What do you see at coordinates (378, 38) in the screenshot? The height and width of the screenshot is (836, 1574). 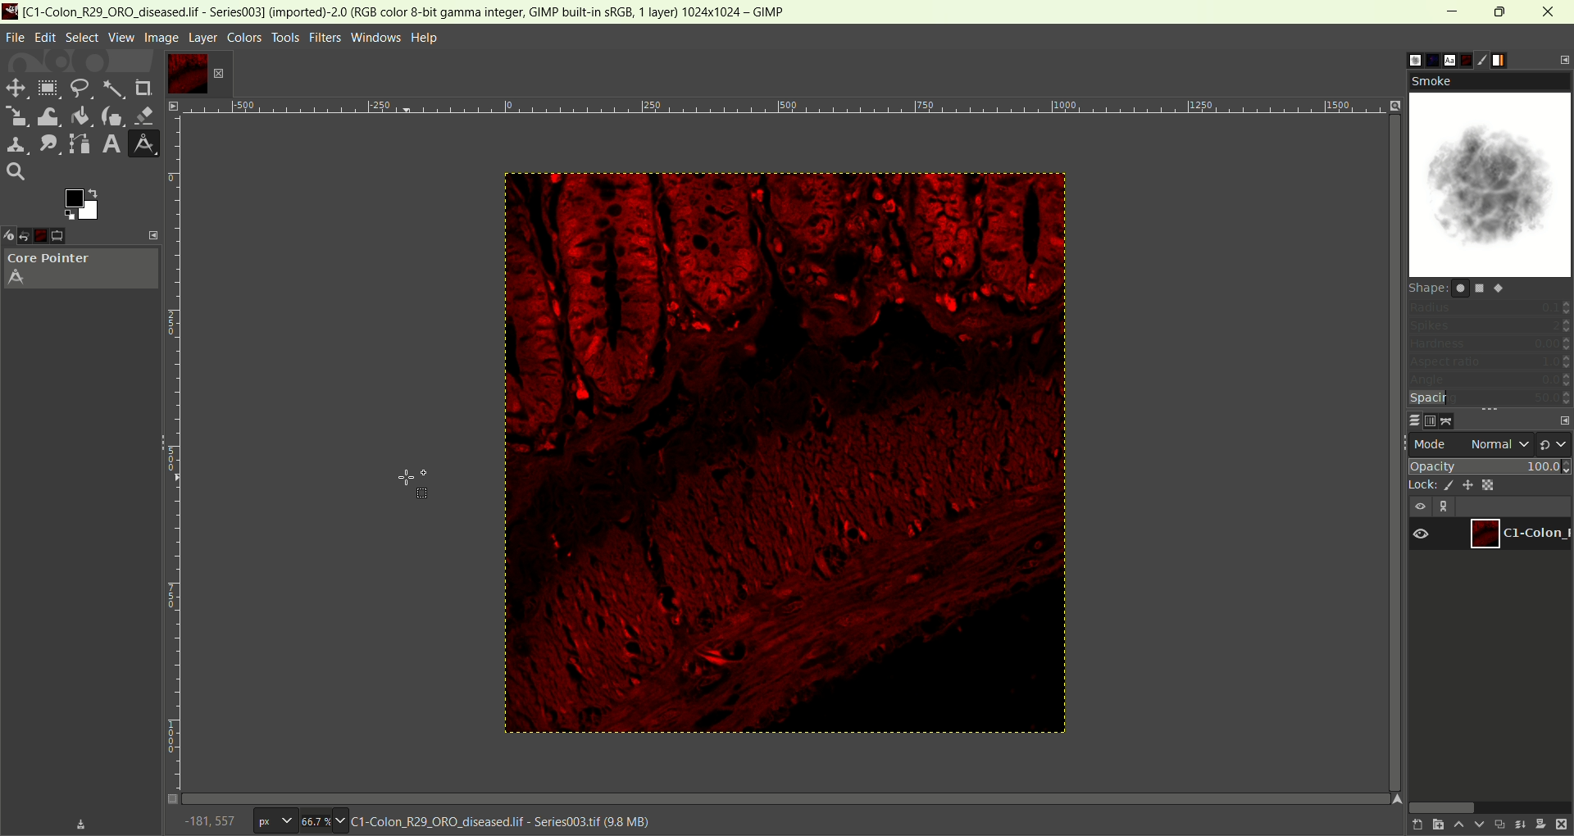 I see `windows` at bounding box center [378, 38].